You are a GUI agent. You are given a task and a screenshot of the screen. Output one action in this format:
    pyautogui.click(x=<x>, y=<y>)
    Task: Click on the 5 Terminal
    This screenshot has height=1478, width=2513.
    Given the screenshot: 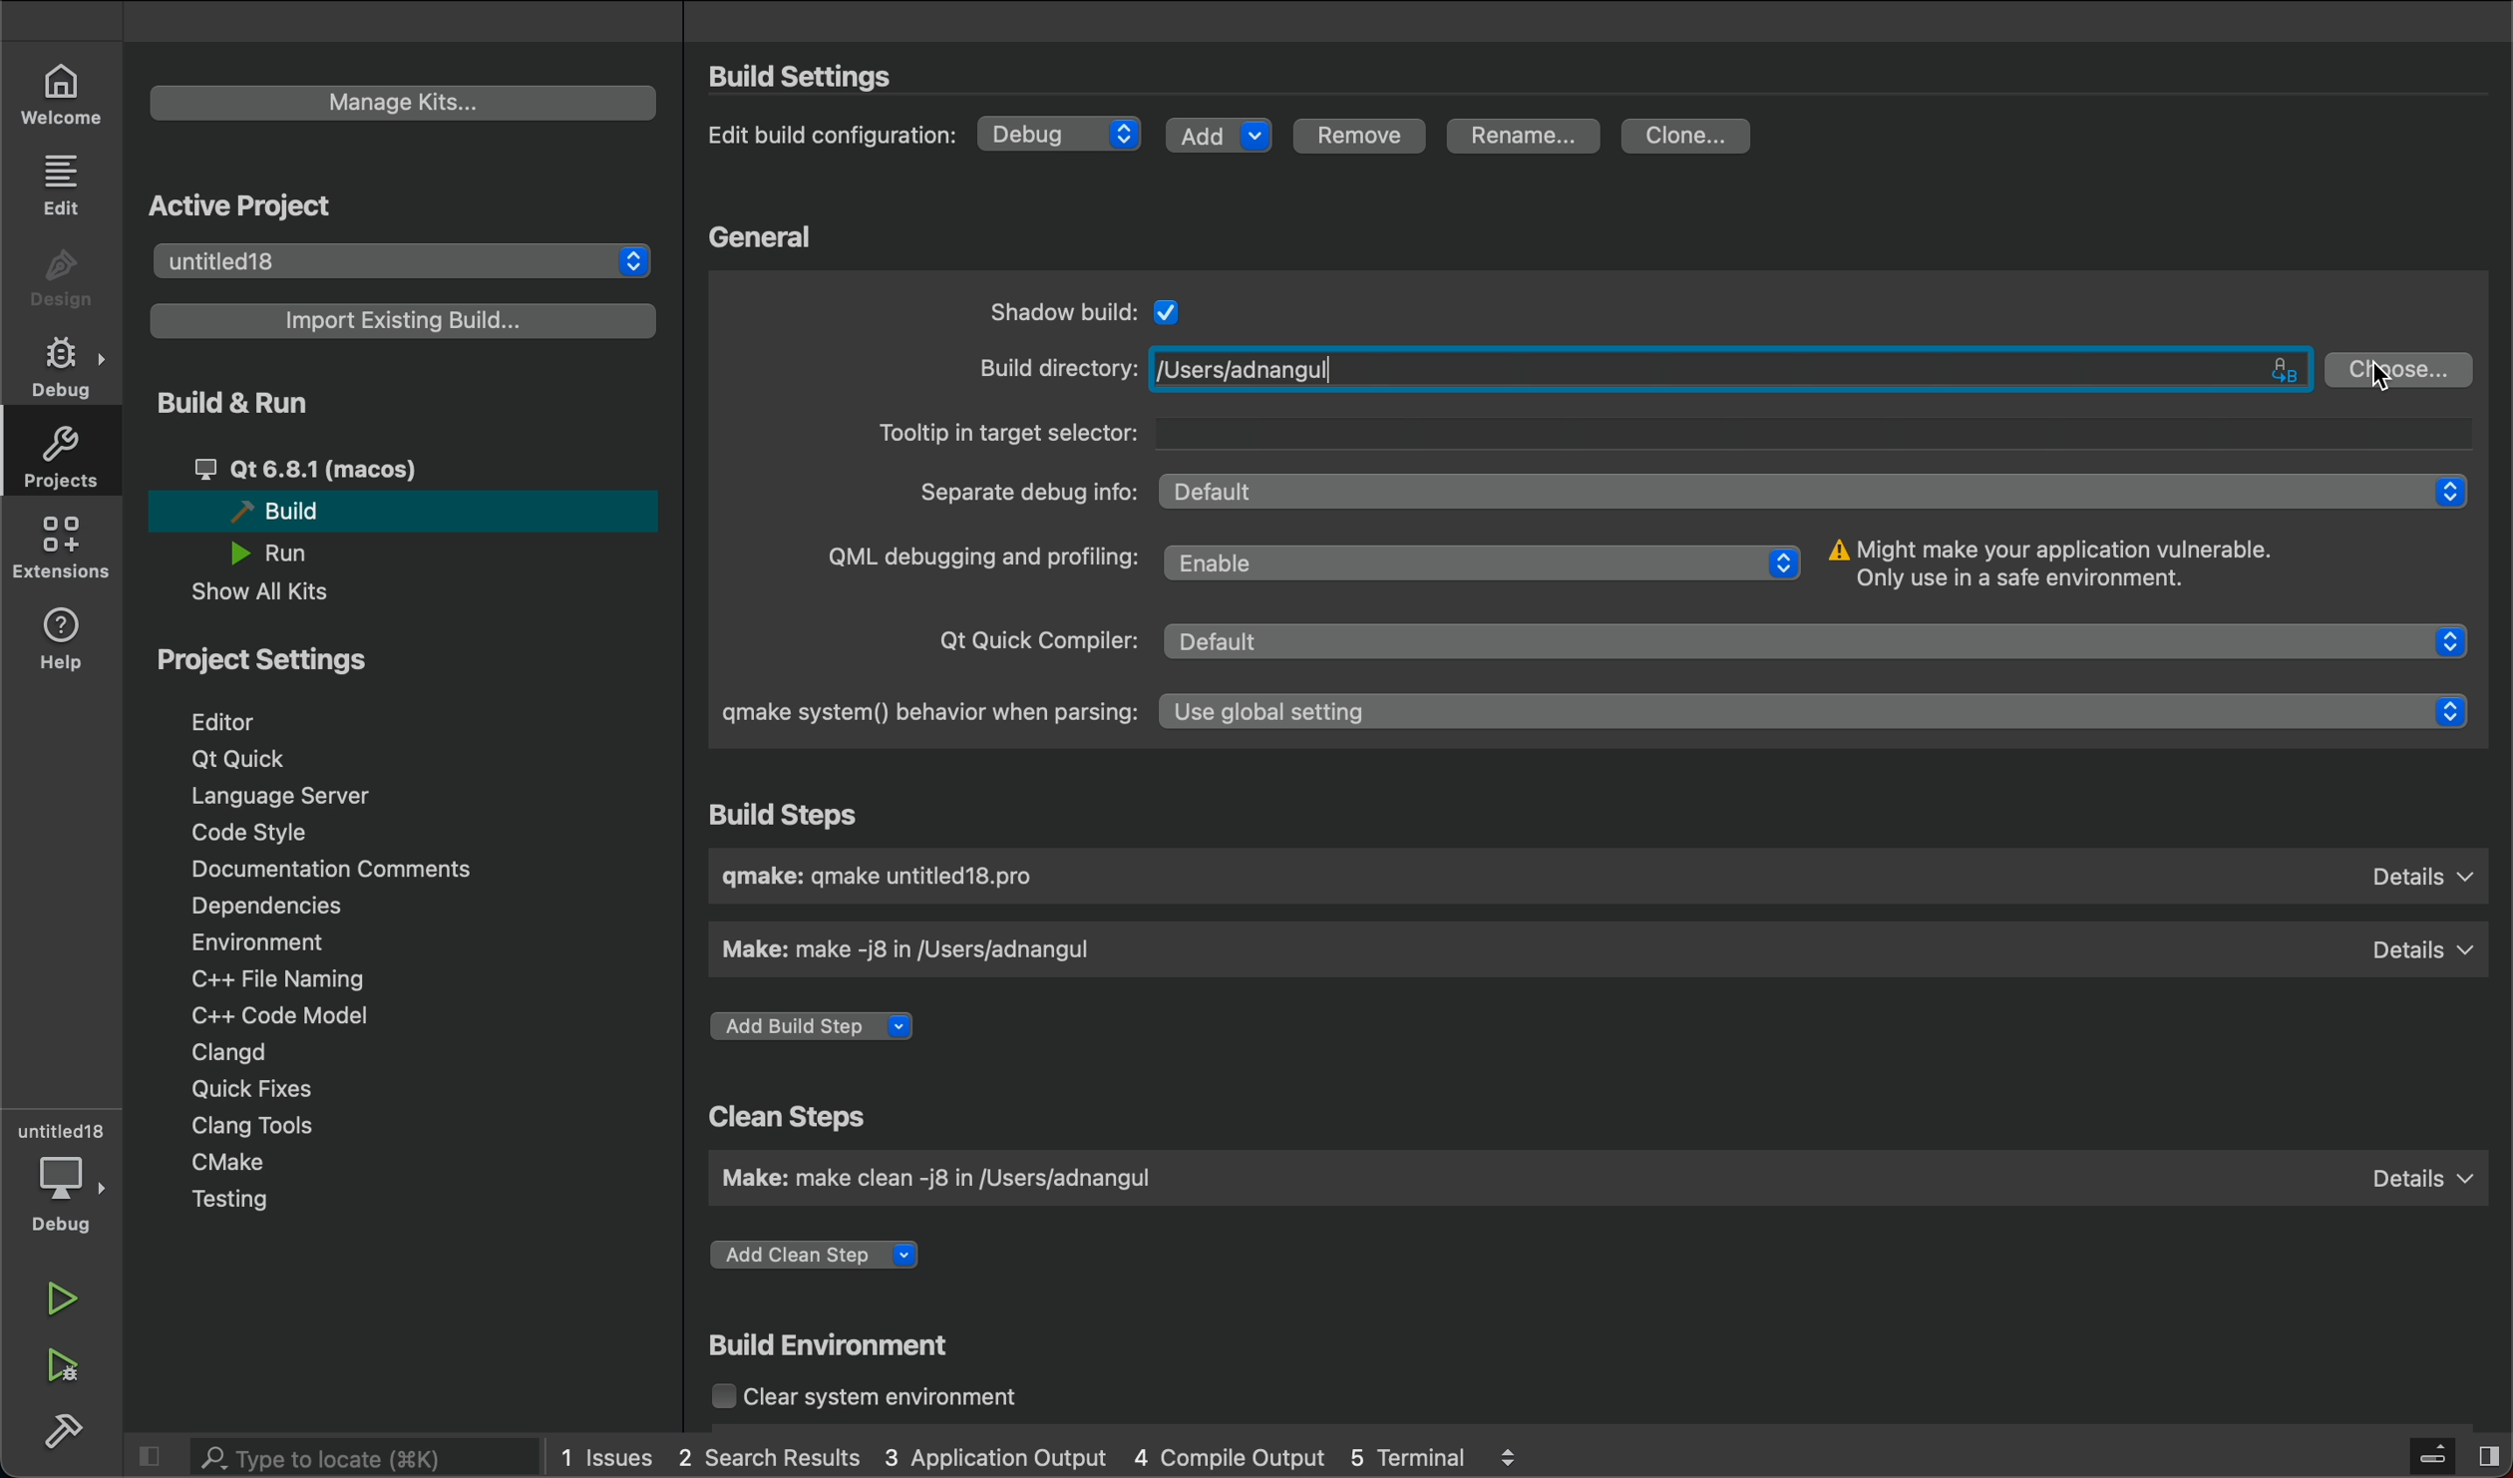 What is the action you would take?
    pyautogui.click(x=1402, y=1454)
    